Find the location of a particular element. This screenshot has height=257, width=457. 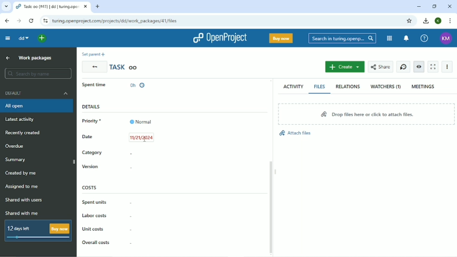

Set parent is located at coordinates (93, 54).